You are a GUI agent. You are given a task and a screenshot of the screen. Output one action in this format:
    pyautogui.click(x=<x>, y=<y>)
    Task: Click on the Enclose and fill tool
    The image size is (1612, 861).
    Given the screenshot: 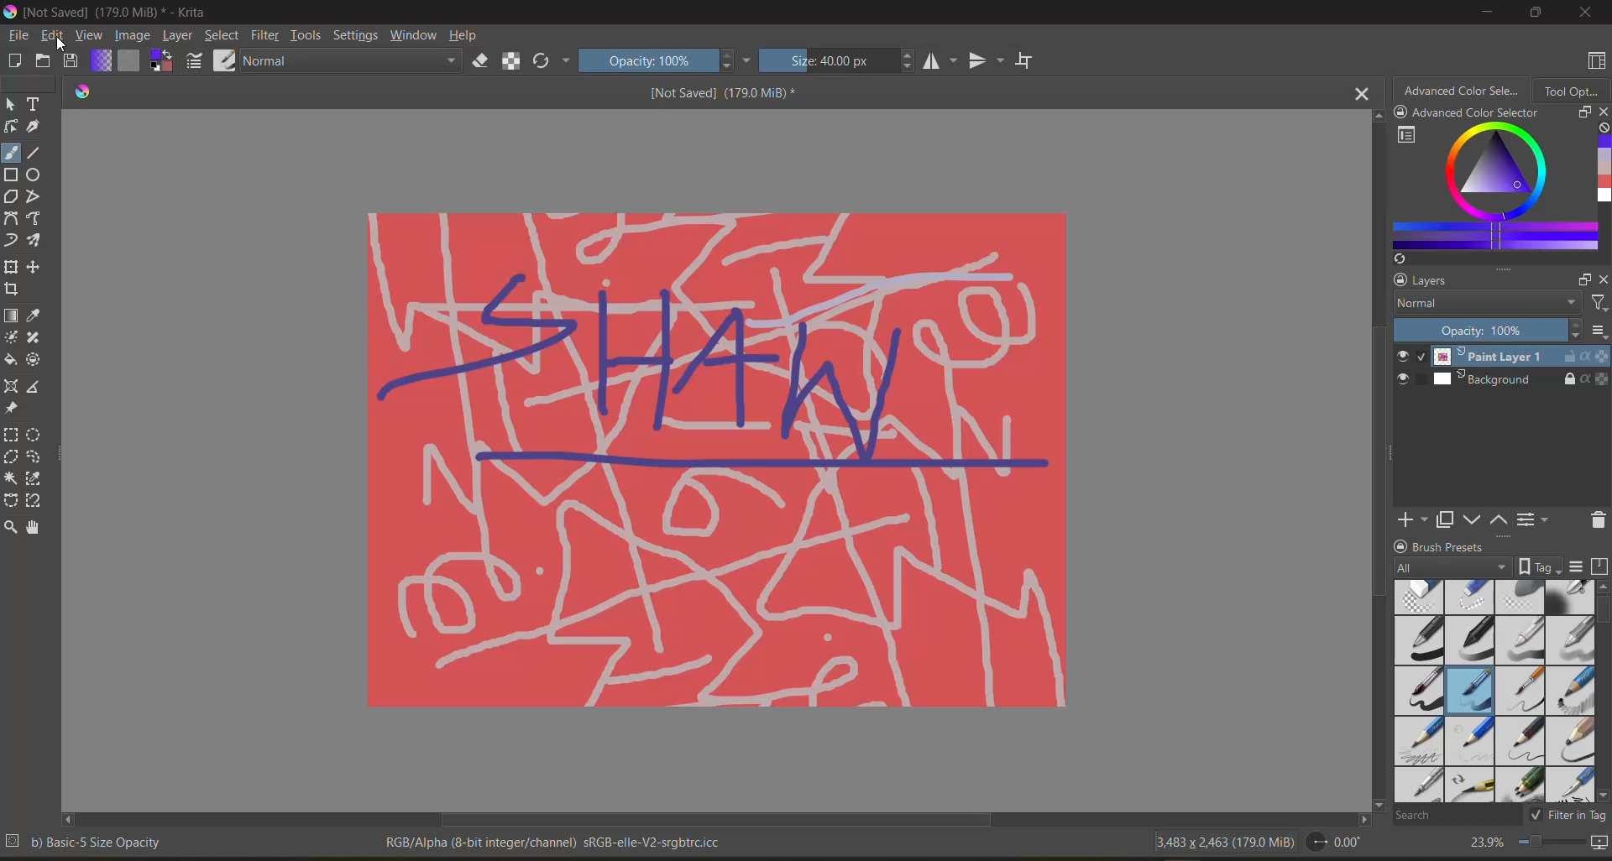 What is the action you would take?
    pyautogui.click(x=37, y=360)
    